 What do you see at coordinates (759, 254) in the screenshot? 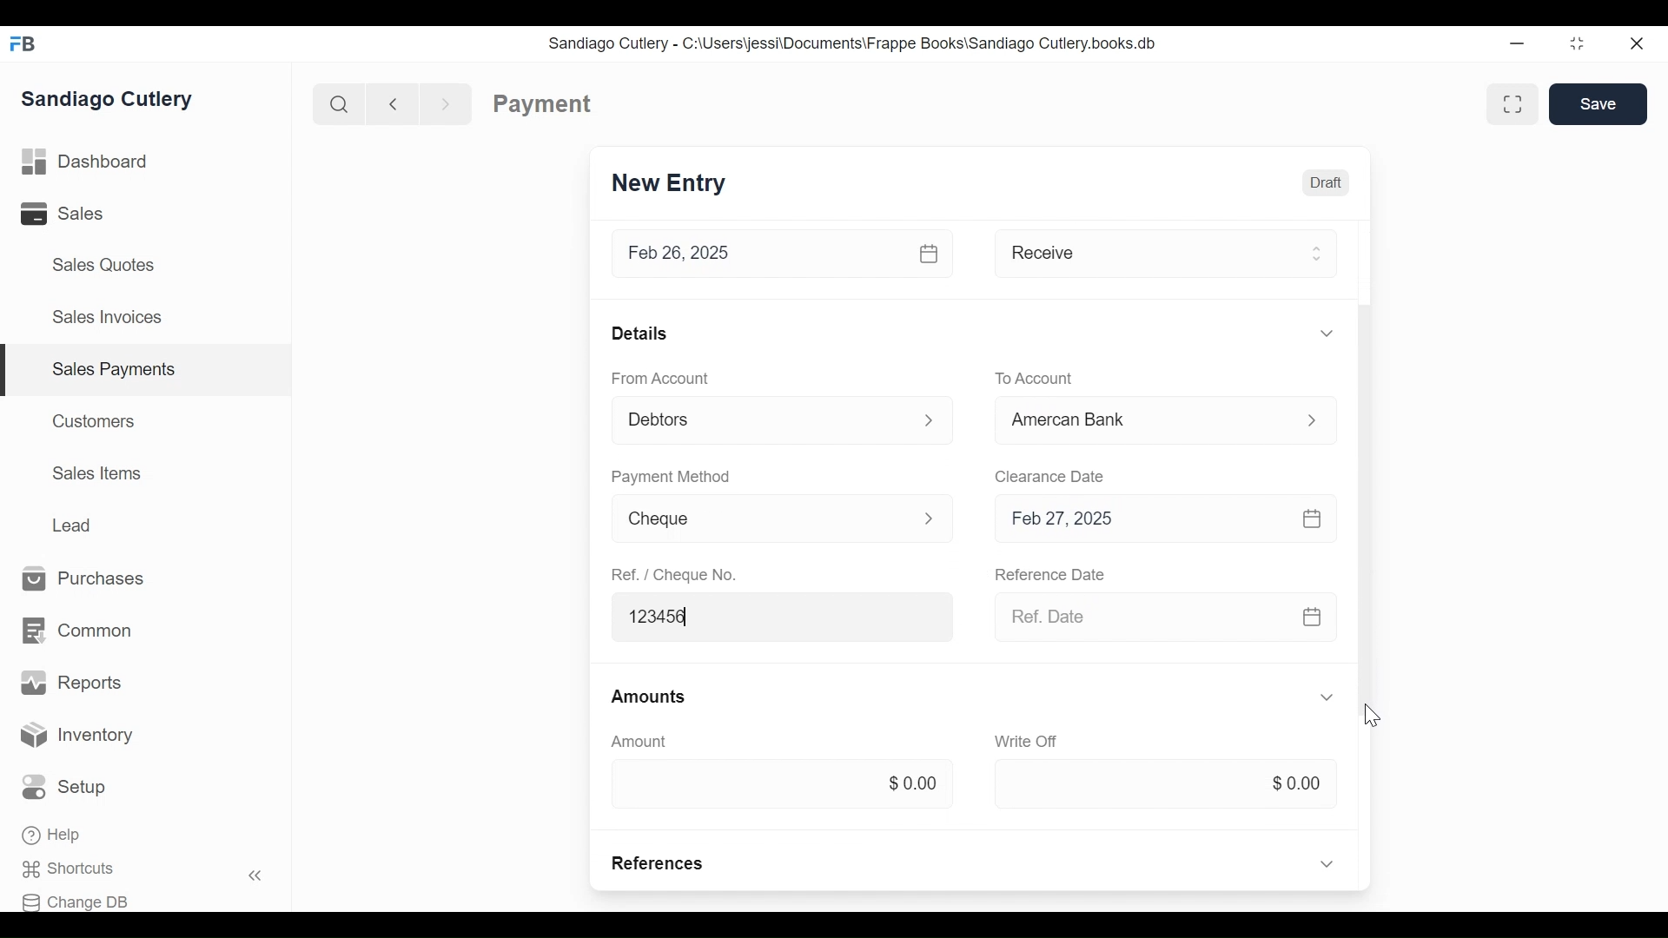
I see `Feb 26, 2025 ` at bounding box center [759, 254].